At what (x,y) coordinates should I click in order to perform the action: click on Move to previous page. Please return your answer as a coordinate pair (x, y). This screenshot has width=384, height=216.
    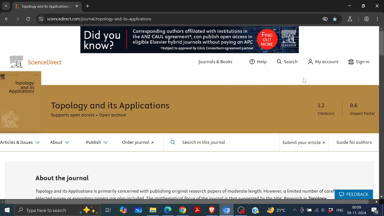
    Looking at the image, I should click on (6, 18).